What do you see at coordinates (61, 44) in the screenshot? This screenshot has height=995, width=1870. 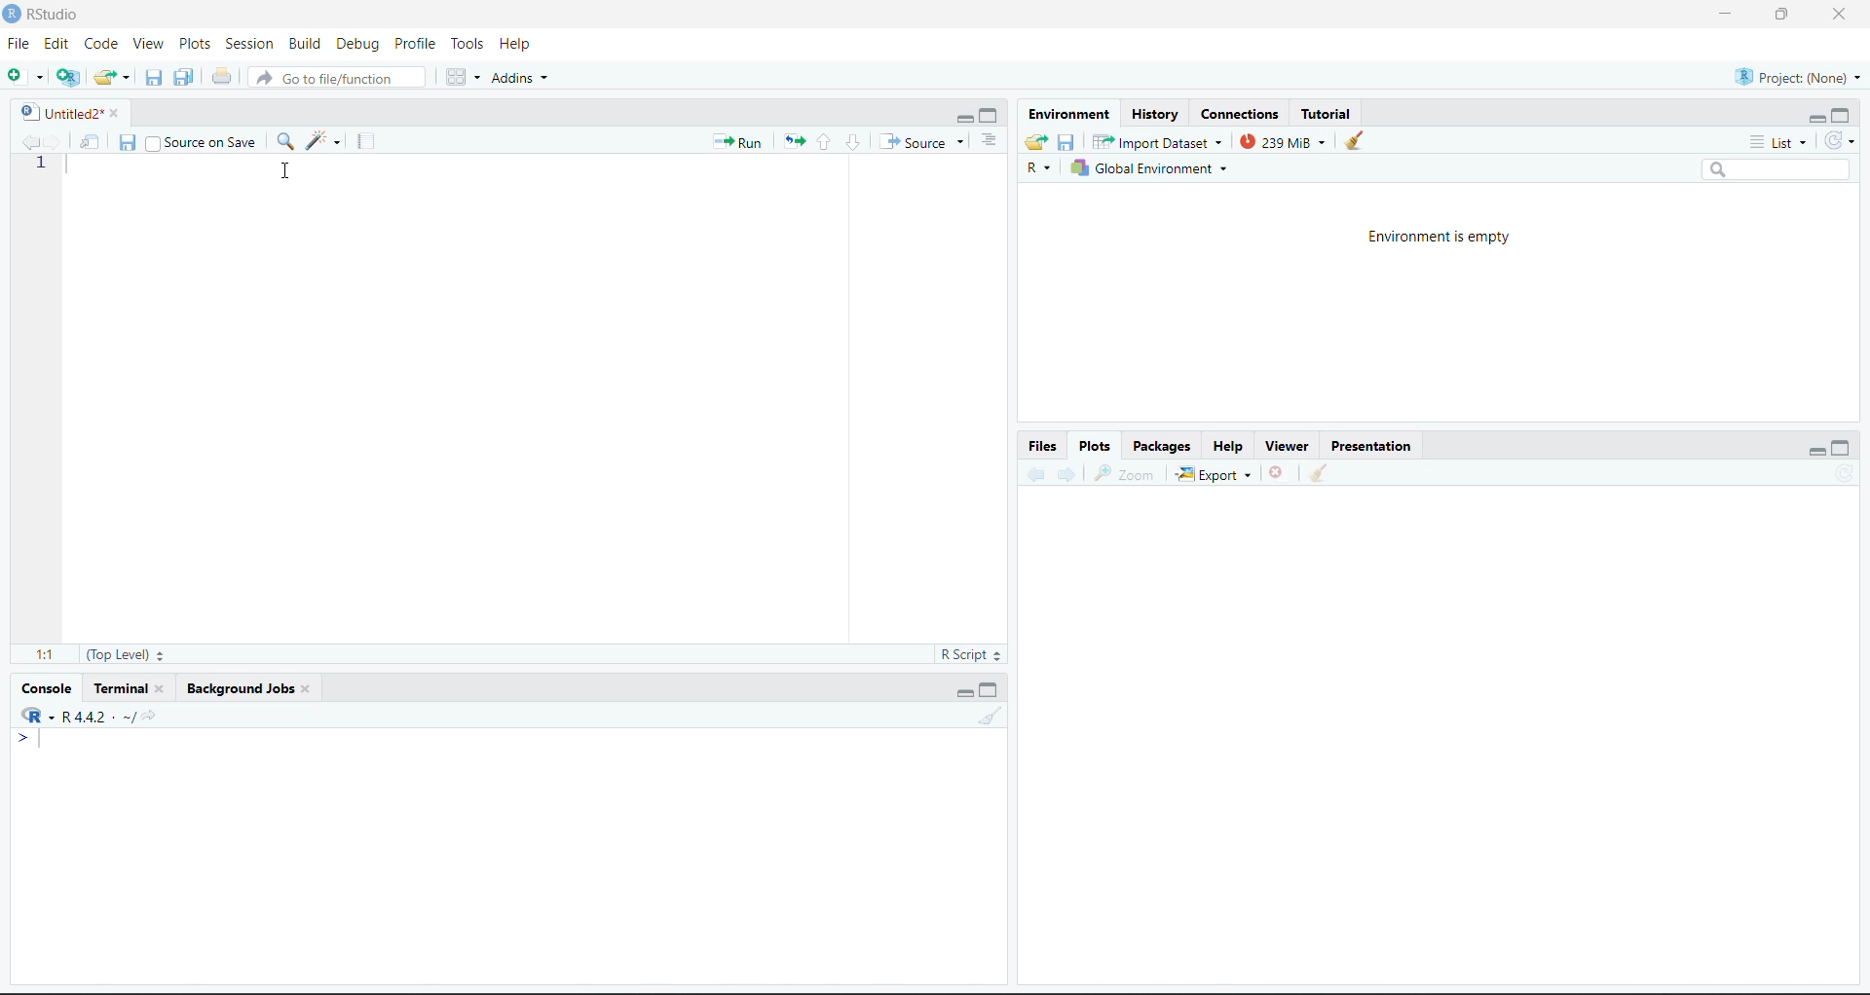 I see `Edit` at bounding box center [61, 44].